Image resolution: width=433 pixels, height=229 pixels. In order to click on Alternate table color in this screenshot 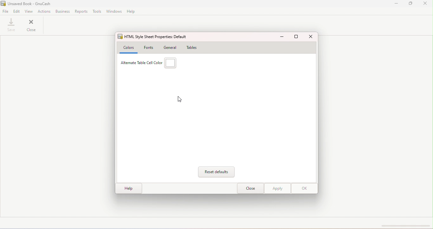, I will do `click(142, 63)`.